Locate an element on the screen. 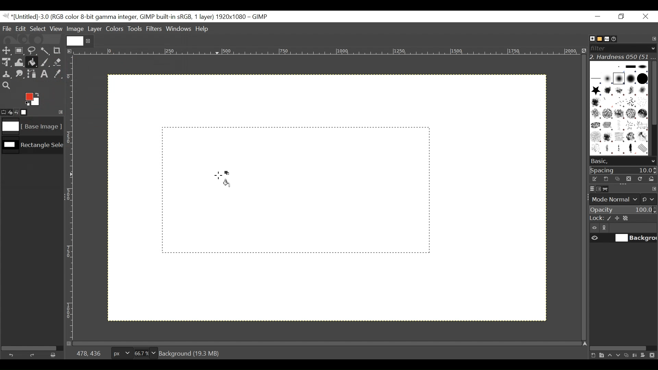  Layer is located at coordinates (94, 28).